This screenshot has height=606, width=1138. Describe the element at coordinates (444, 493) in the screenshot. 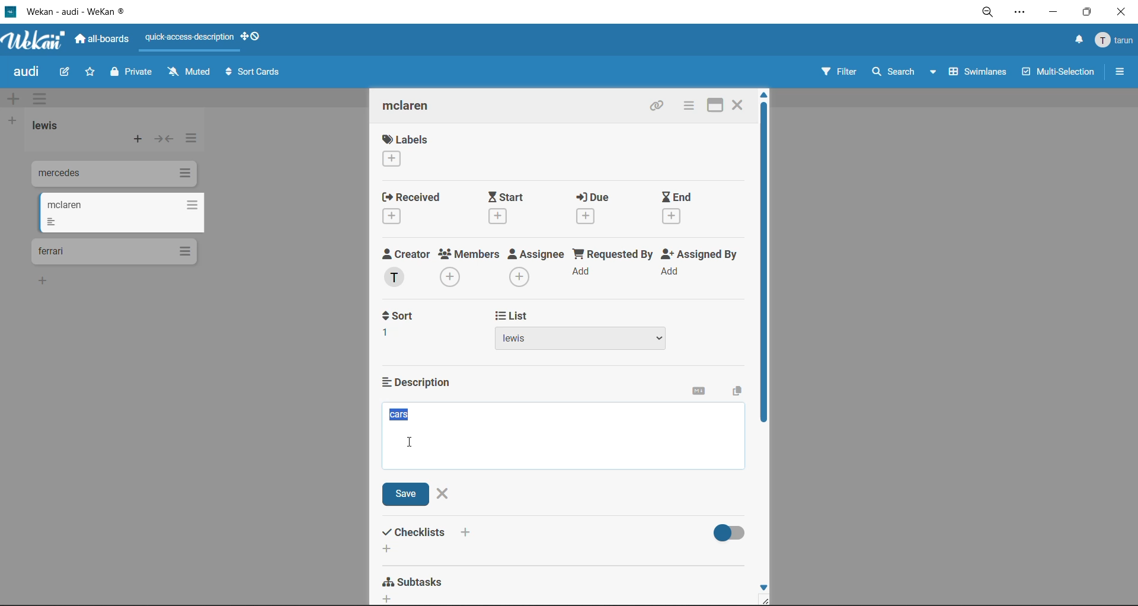

I see `close` at that location.